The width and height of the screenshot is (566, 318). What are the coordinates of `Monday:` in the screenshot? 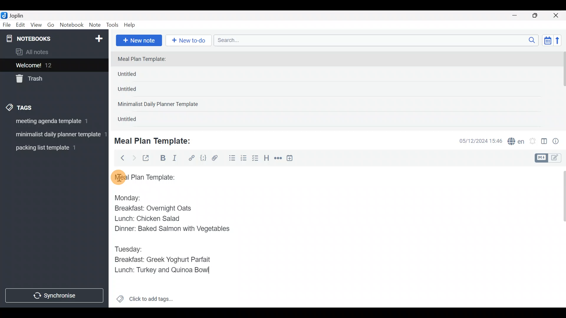 It's located at (124, 197).